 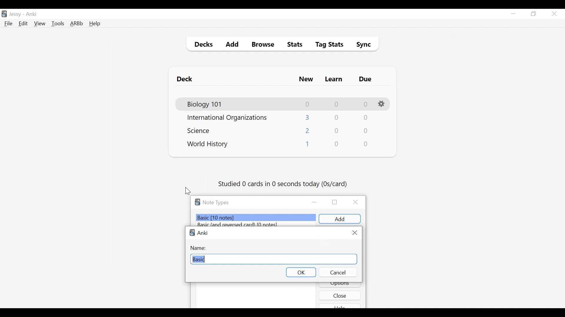 What do you see at coordinates (274, 258) in the screenshot?
I see `Field Name` at bounding box center [274, 258].